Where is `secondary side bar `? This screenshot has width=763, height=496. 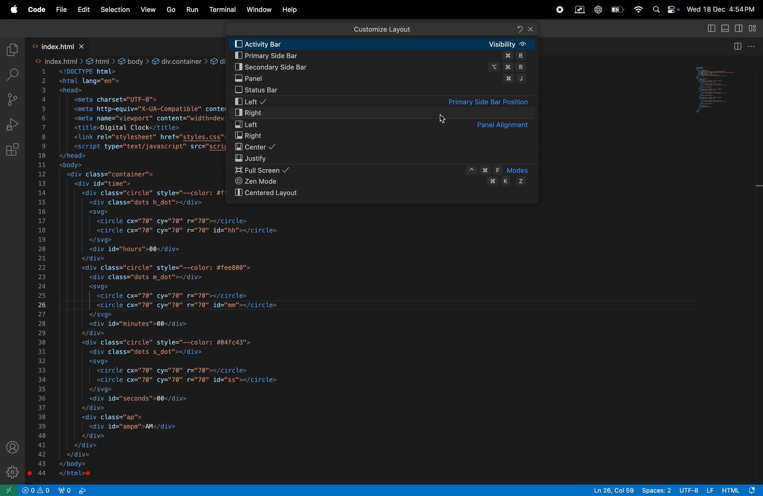
secondary side bar  is located at coordinates (739, 28).